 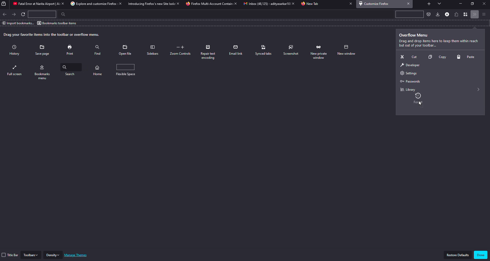 What do you see at coordinates (414, 35) in the screenshot?
I see `overflow menu` at bounding box center [414, 35].